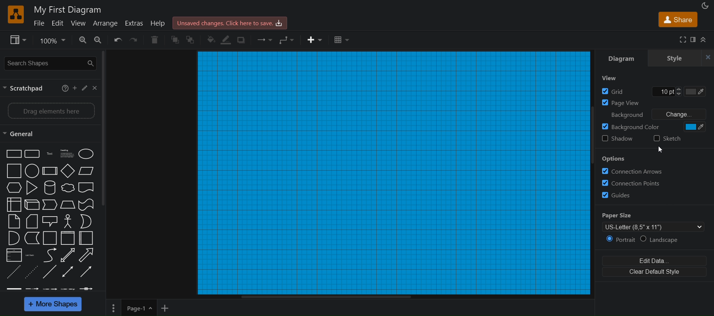  What do you see at coordinates (27, 89) in the screenshot?
I see `scractpad` at bounding box center [27, 89].